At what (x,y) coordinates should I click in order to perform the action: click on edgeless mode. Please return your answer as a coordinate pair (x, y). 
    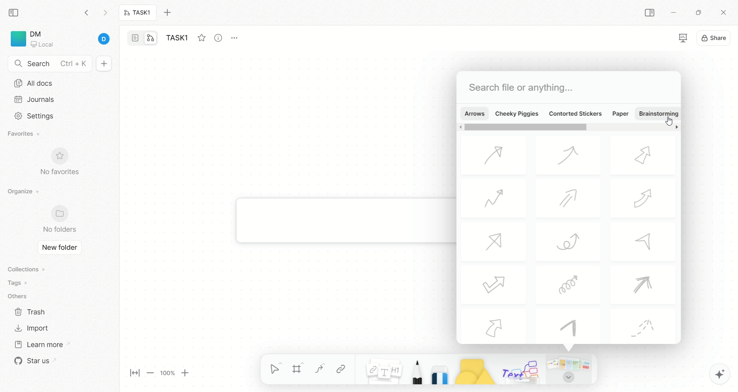
    Looking at the image, I should click on (151, 38).